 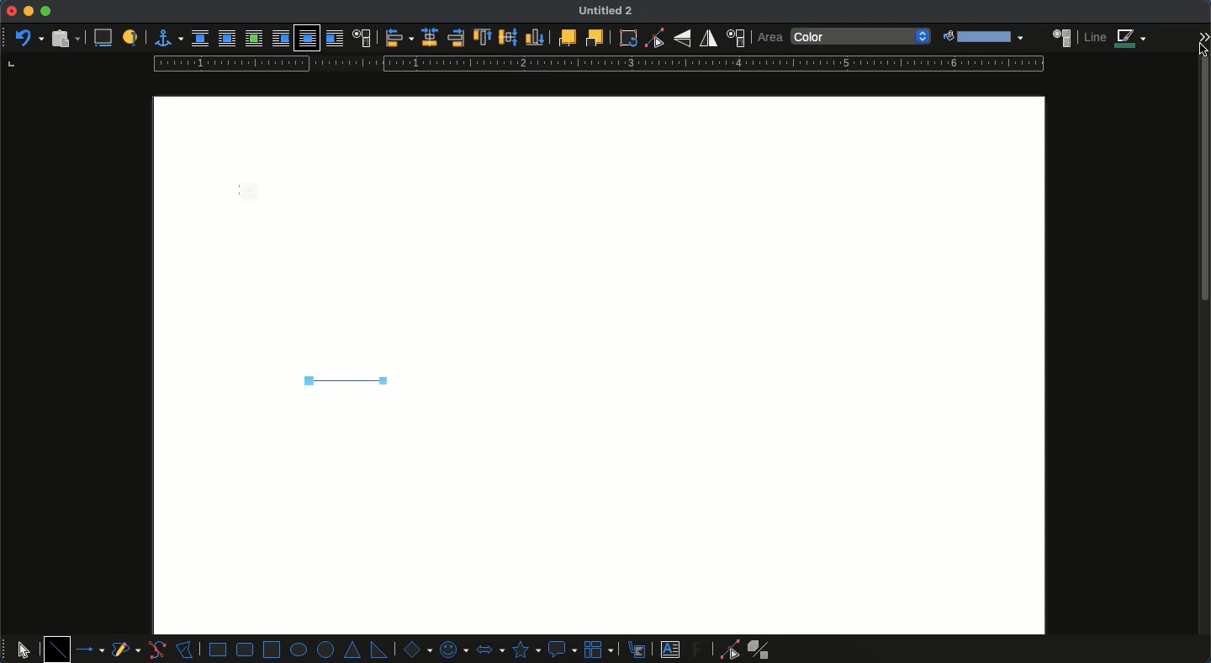 What do you see at coordinates (334, 38) in the screenshot?
I see `after` at bounding box center [334, 38].